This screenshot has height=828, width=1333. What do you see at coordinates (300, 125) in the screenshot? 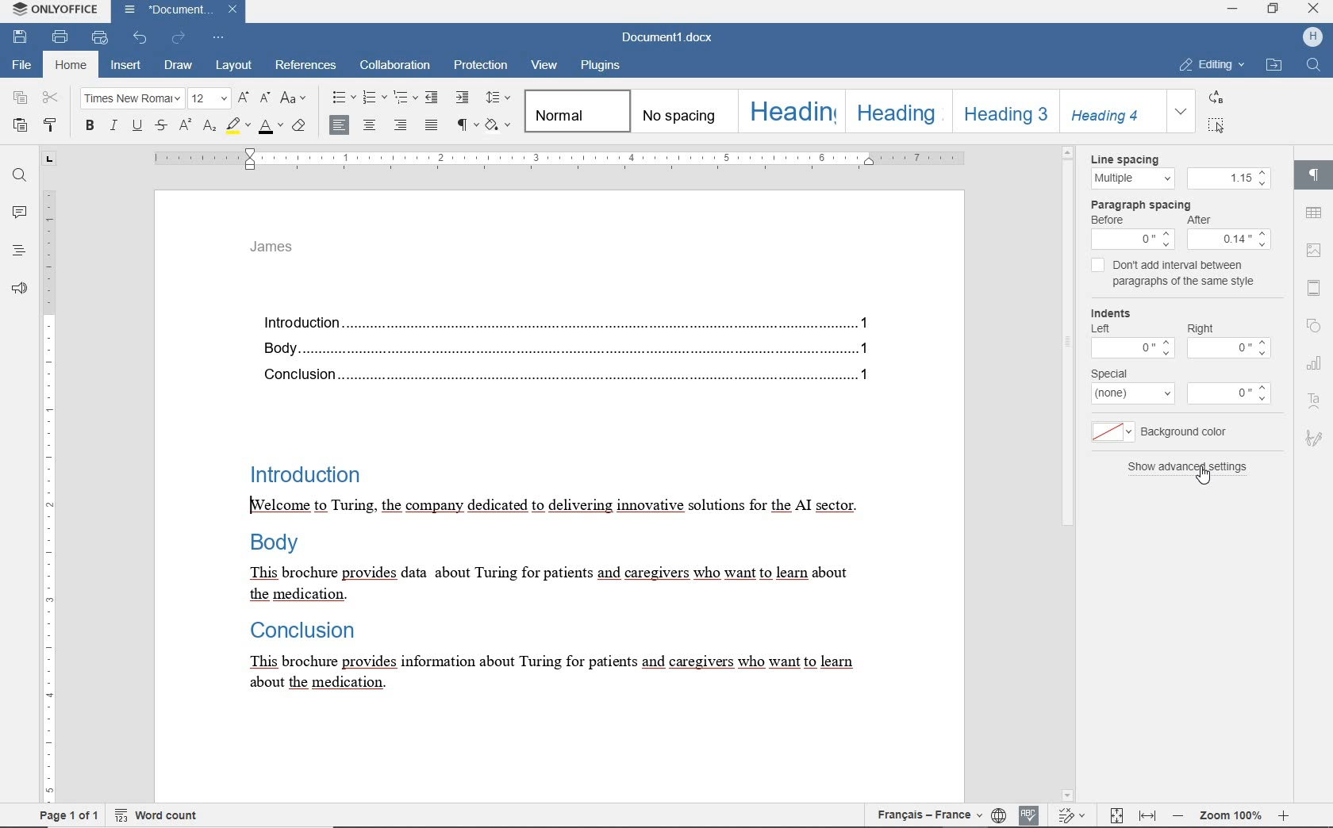
I see `clear style` at bounding box center [300, 125].